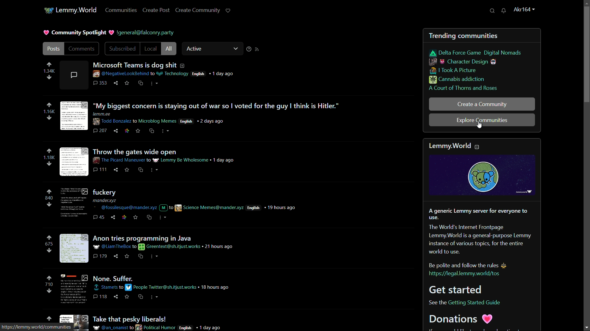  Describe the element at coordinates (125, 217) in the screenshot. I see `link` at that location.